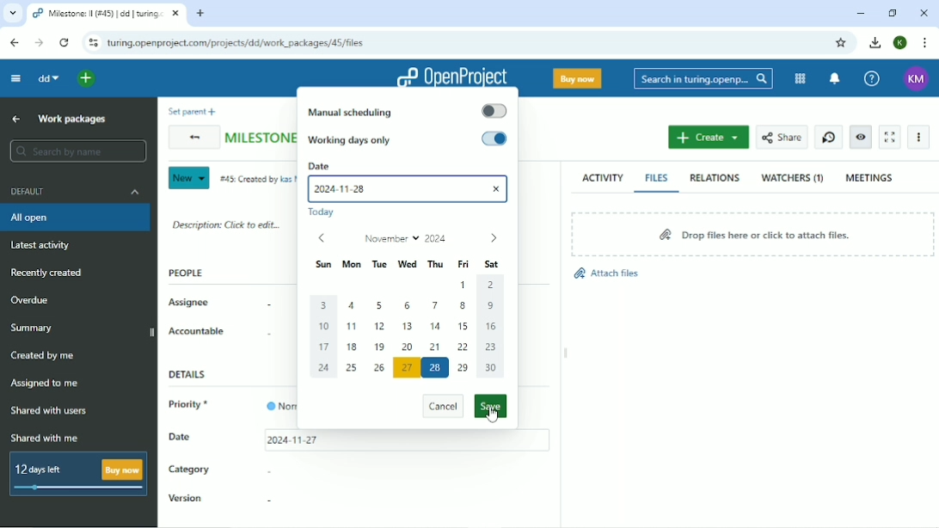  Describe the element at coordinates (901, 43) in the screenshot. I see `K` at that location.